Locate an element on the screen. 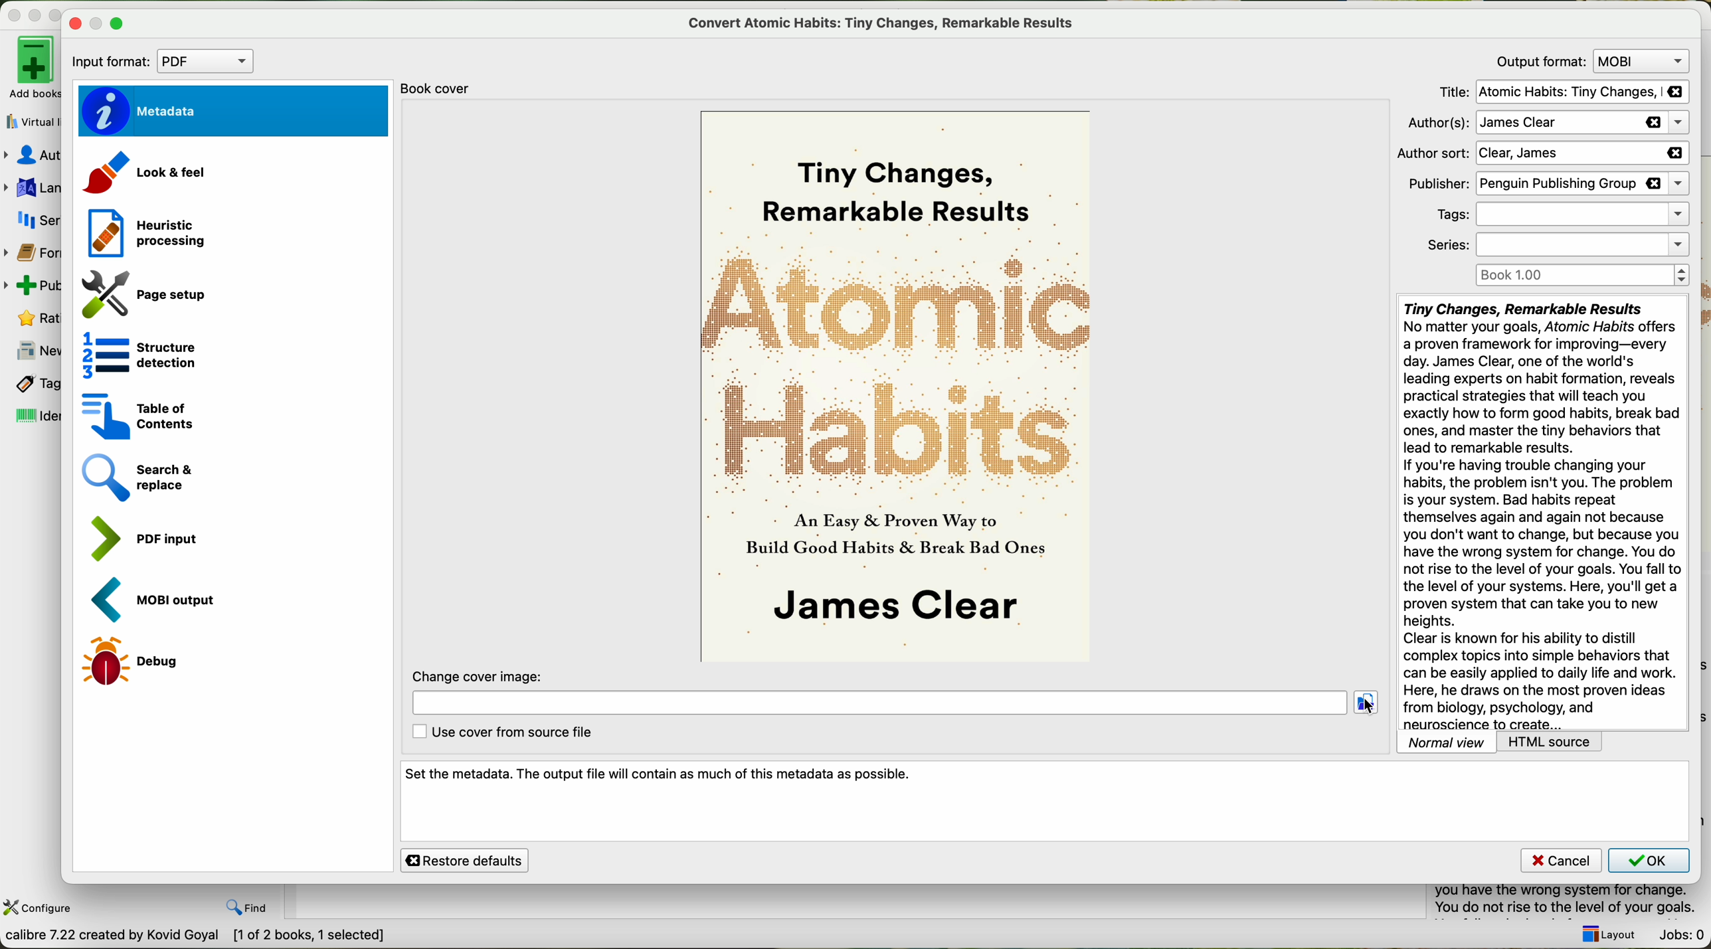 This screenshot has width=1711, height=949. book cover is located at coordinates (435, 86).